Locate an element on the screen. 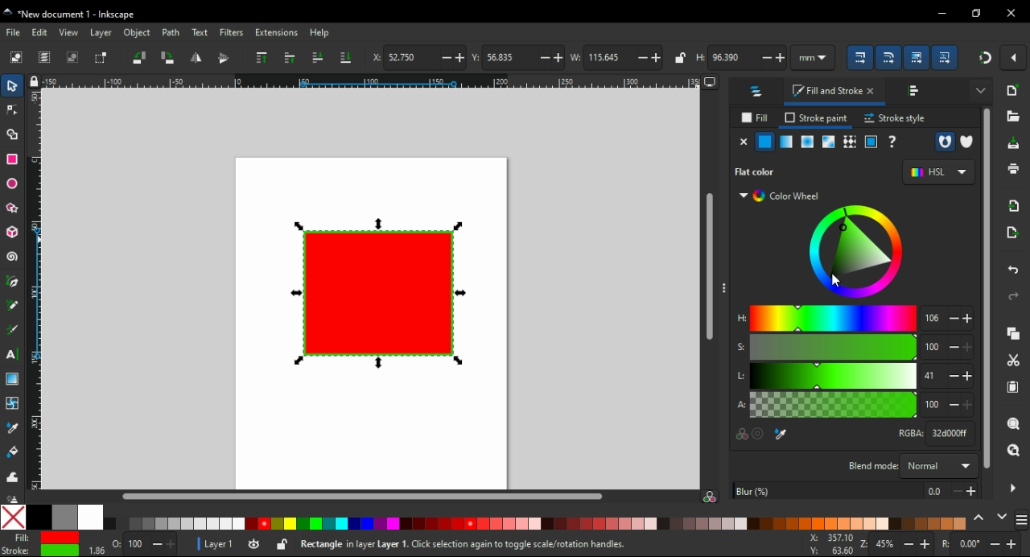 Image resolution: width=1030 pixels, height=557 pixels. increase/decrease is located at coordinates (451, 58).